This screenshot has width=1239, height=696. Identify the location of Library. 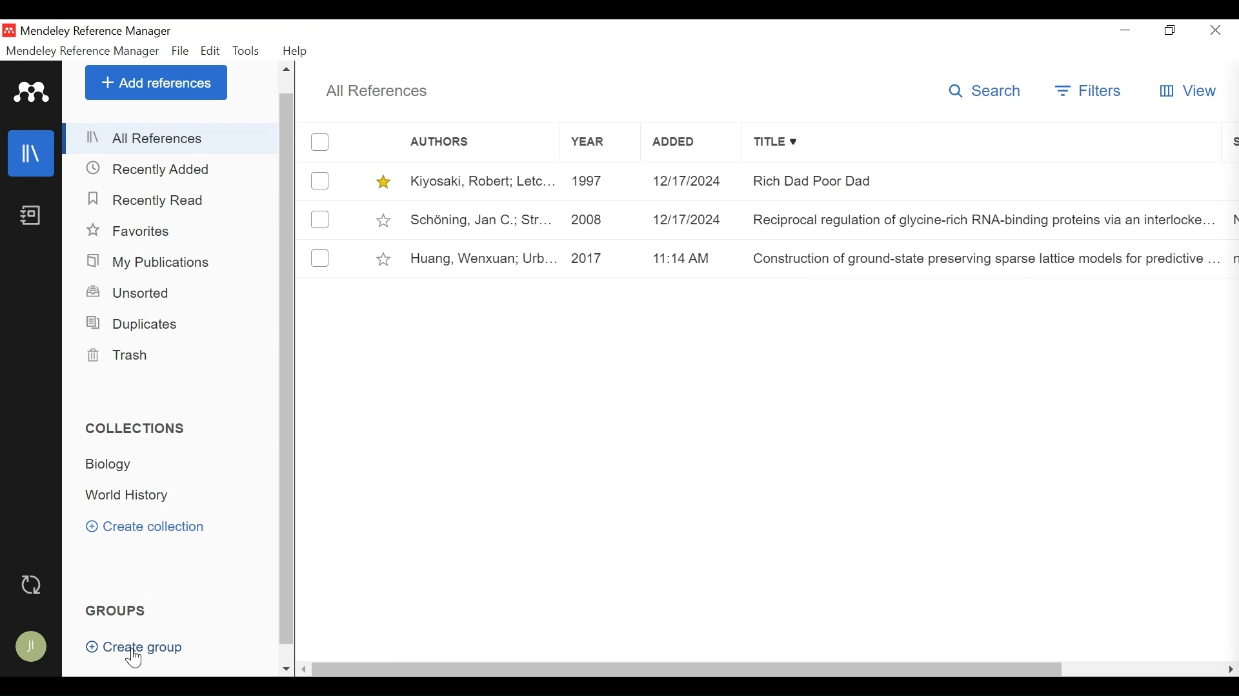
(32, 154).